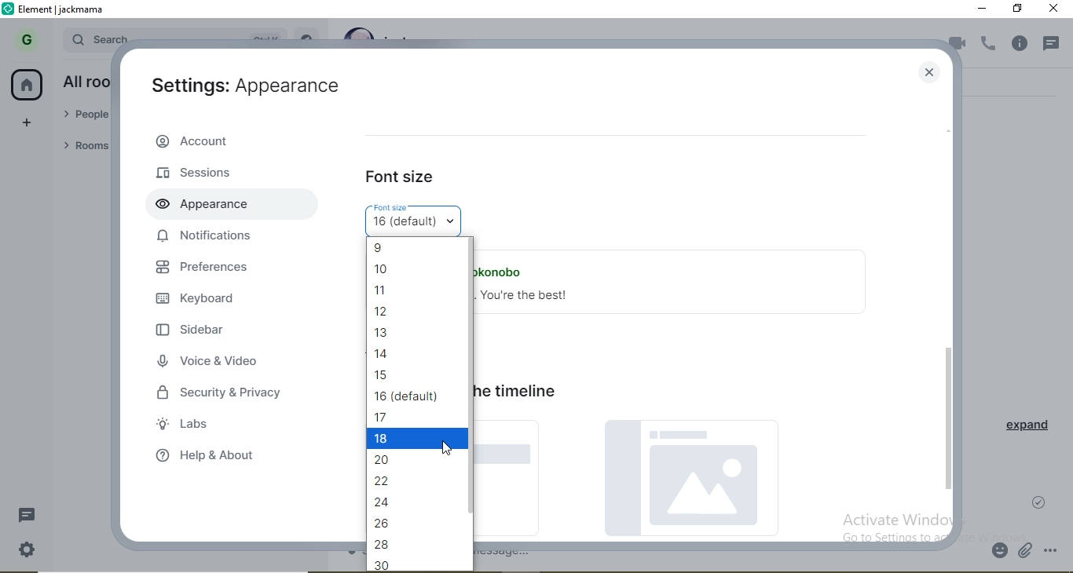 The width and height of the screenshot is (1073, 573). What do you see at coordinates (412, 564) in the screenshot?
I see `30` at bounding box center [412, 564].